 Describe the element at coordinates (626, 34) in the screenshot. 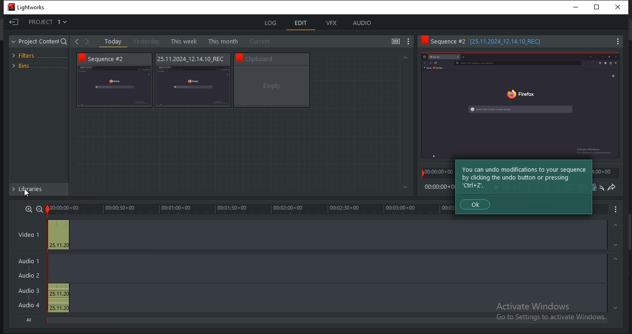

I see `Scroll bar` at that location.